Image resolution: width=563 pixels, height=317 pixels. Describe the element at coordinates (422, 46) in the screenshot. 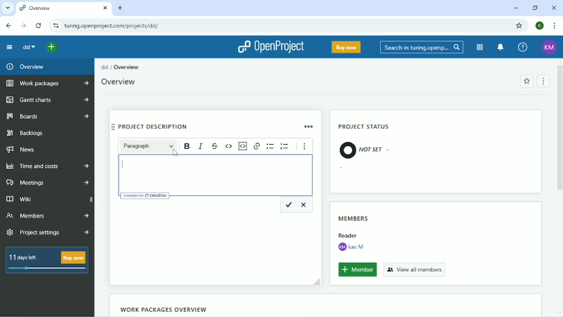

I see `Search` at that location.